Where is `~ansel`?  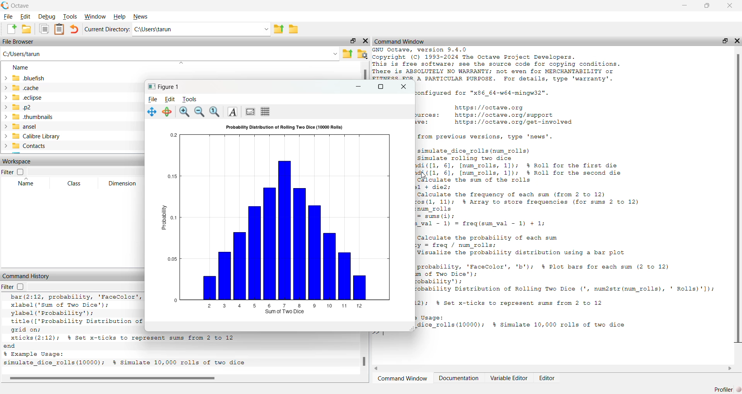 ~ansel is located at coordinates (23, 126).